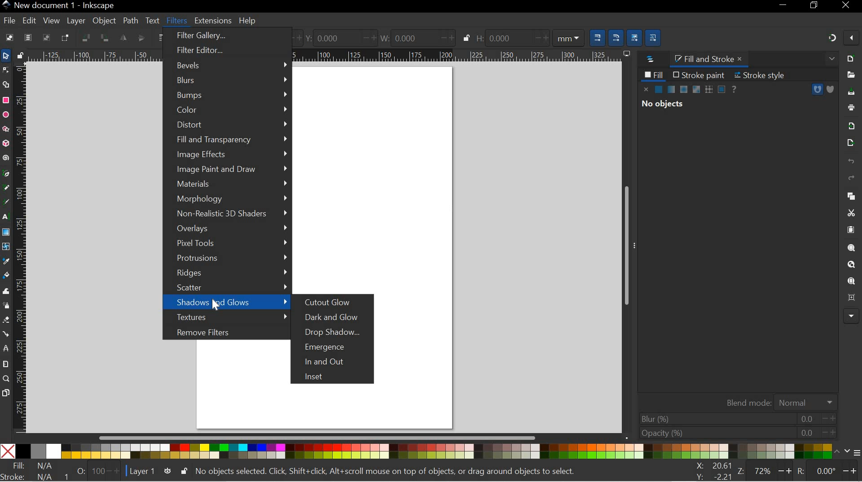  Describe the element at coordinates (32, 477) in the screenshot. I see `STROKE` at that location.